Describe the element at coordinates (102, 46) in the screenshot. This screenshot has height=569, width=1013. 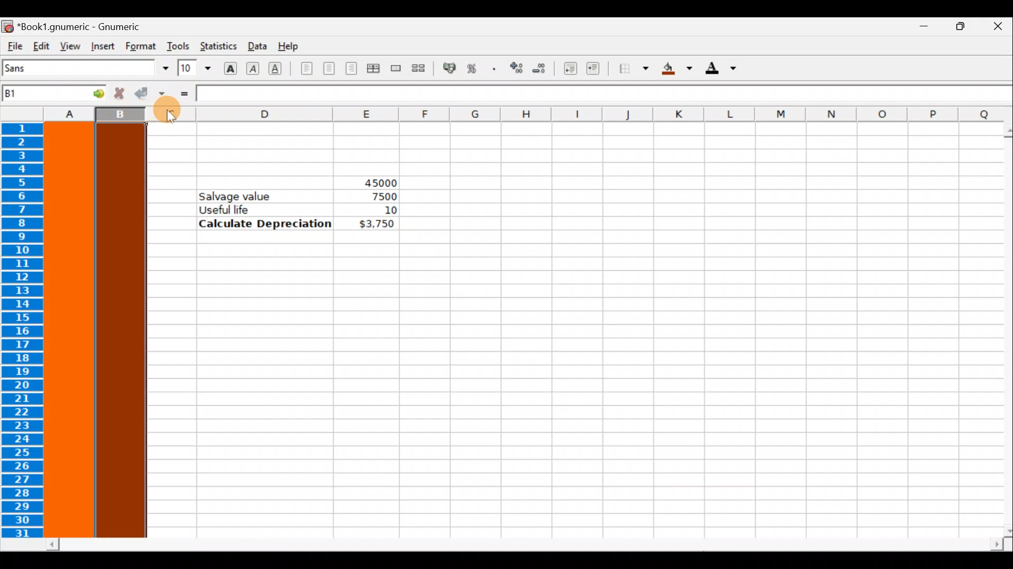
I see `Insert` at that location.